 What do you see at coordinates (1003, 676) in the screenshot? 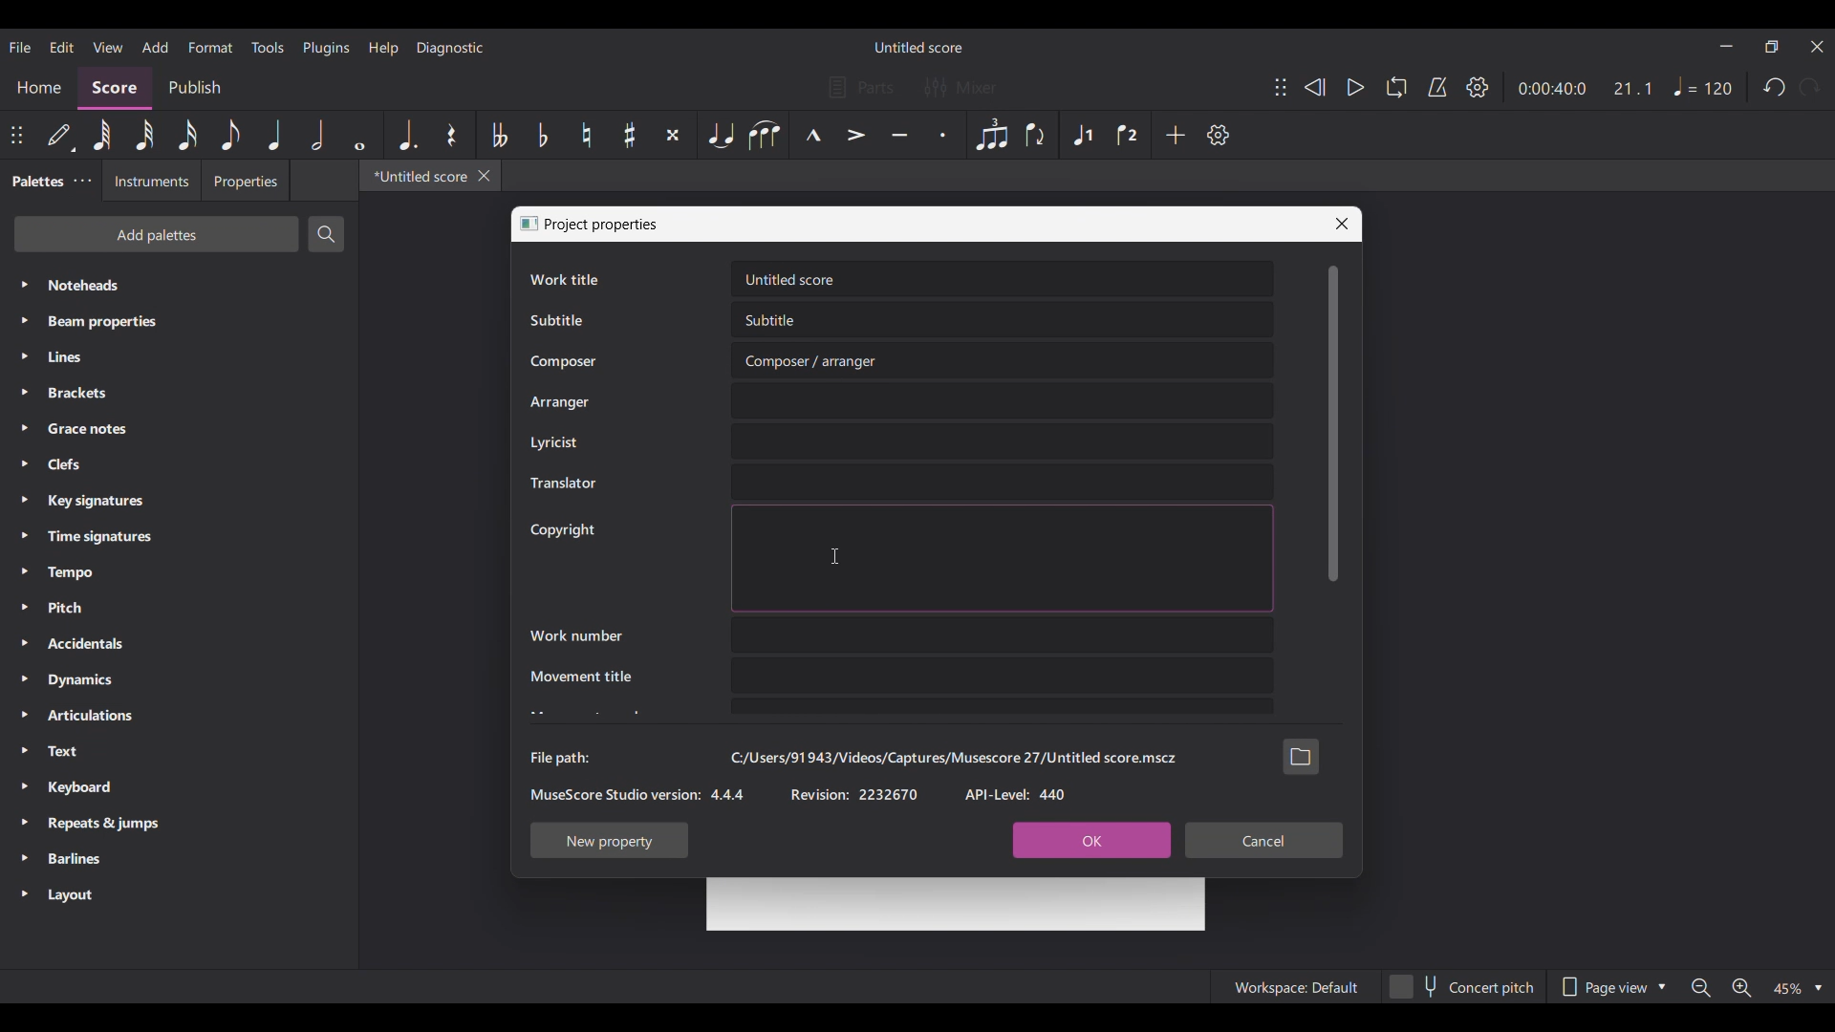
I see `Text box for Movement title` at bounding box center [1003, 676].